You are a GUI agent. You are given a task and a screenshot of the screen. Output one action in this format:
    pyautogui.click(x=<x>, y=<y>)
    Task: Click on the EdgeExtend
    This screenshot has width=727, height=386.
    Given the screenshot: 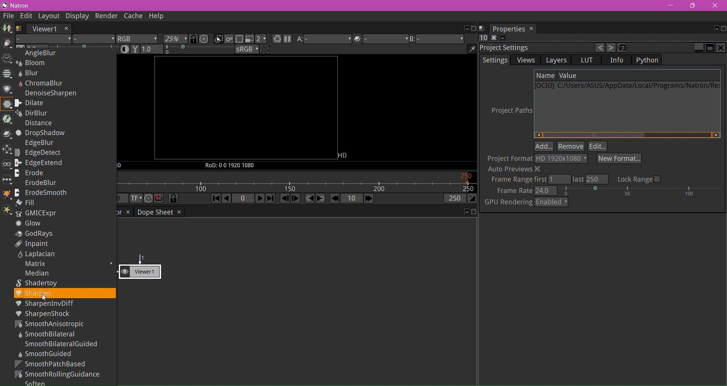 What is the action you would take?
    pyautogui.click(x=42, y=163)
    